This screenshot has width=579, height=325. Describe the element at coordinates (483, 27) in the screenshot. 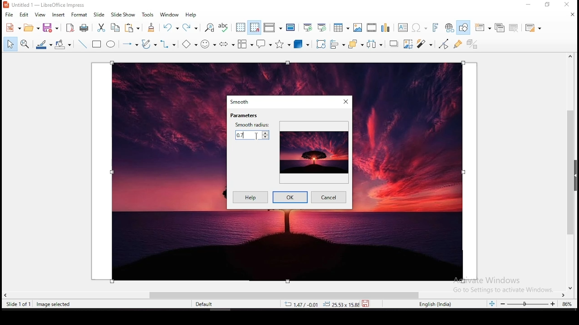

I see `new slide` at that location.